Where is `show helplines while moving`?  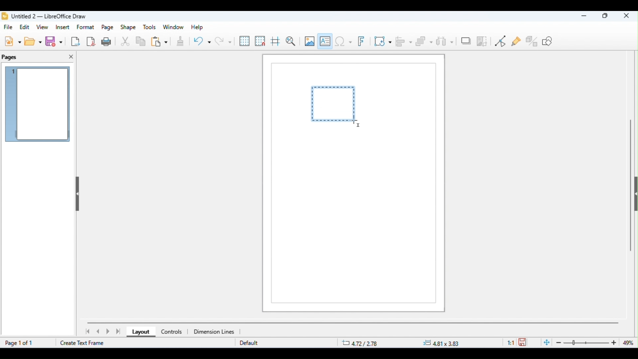
show helplines while moving is located at coordinates (275, 42).